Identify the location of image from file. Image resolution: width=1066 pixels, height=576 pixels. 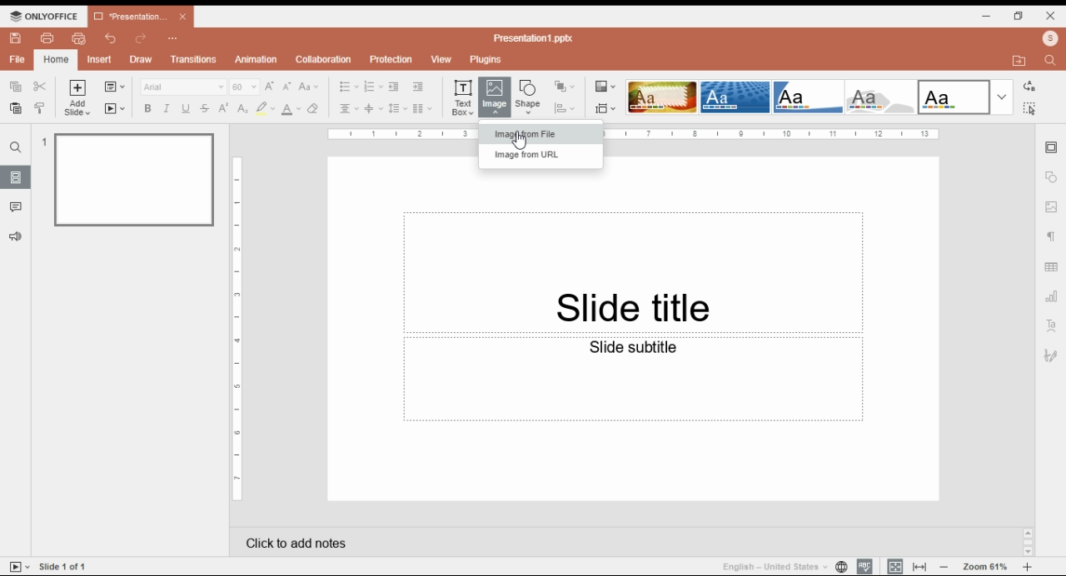
(538, 133).